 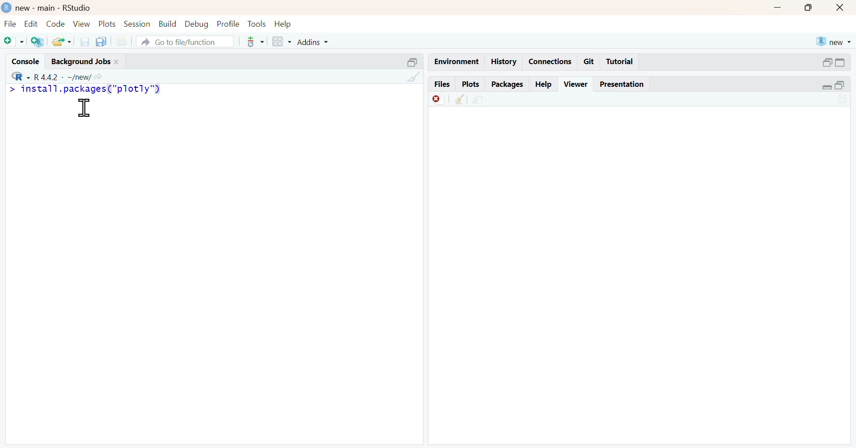 I want to click on cursor, so click(x=84, y=108).